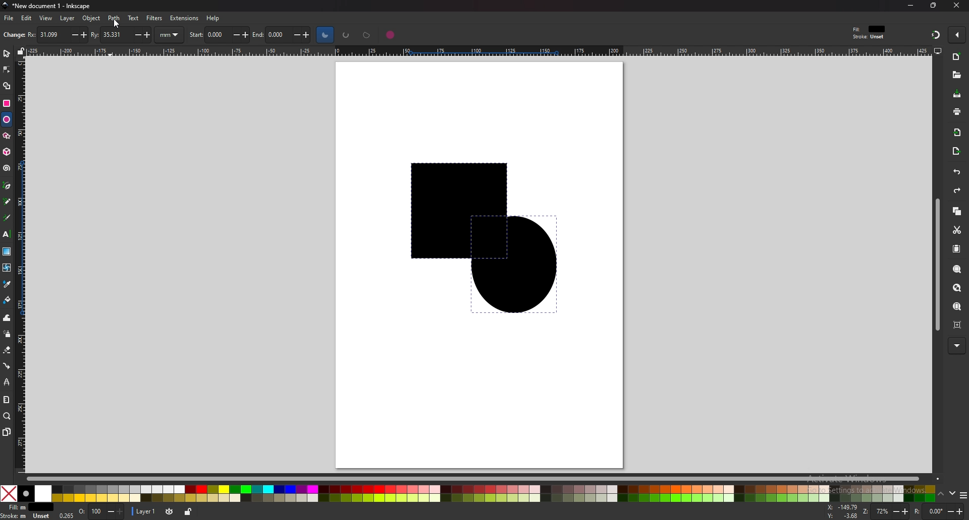 The image size is (969, 520). What do you see at coordinates (13, 36) in the screenshot?
I see `new` at bounding box center [13, 36].